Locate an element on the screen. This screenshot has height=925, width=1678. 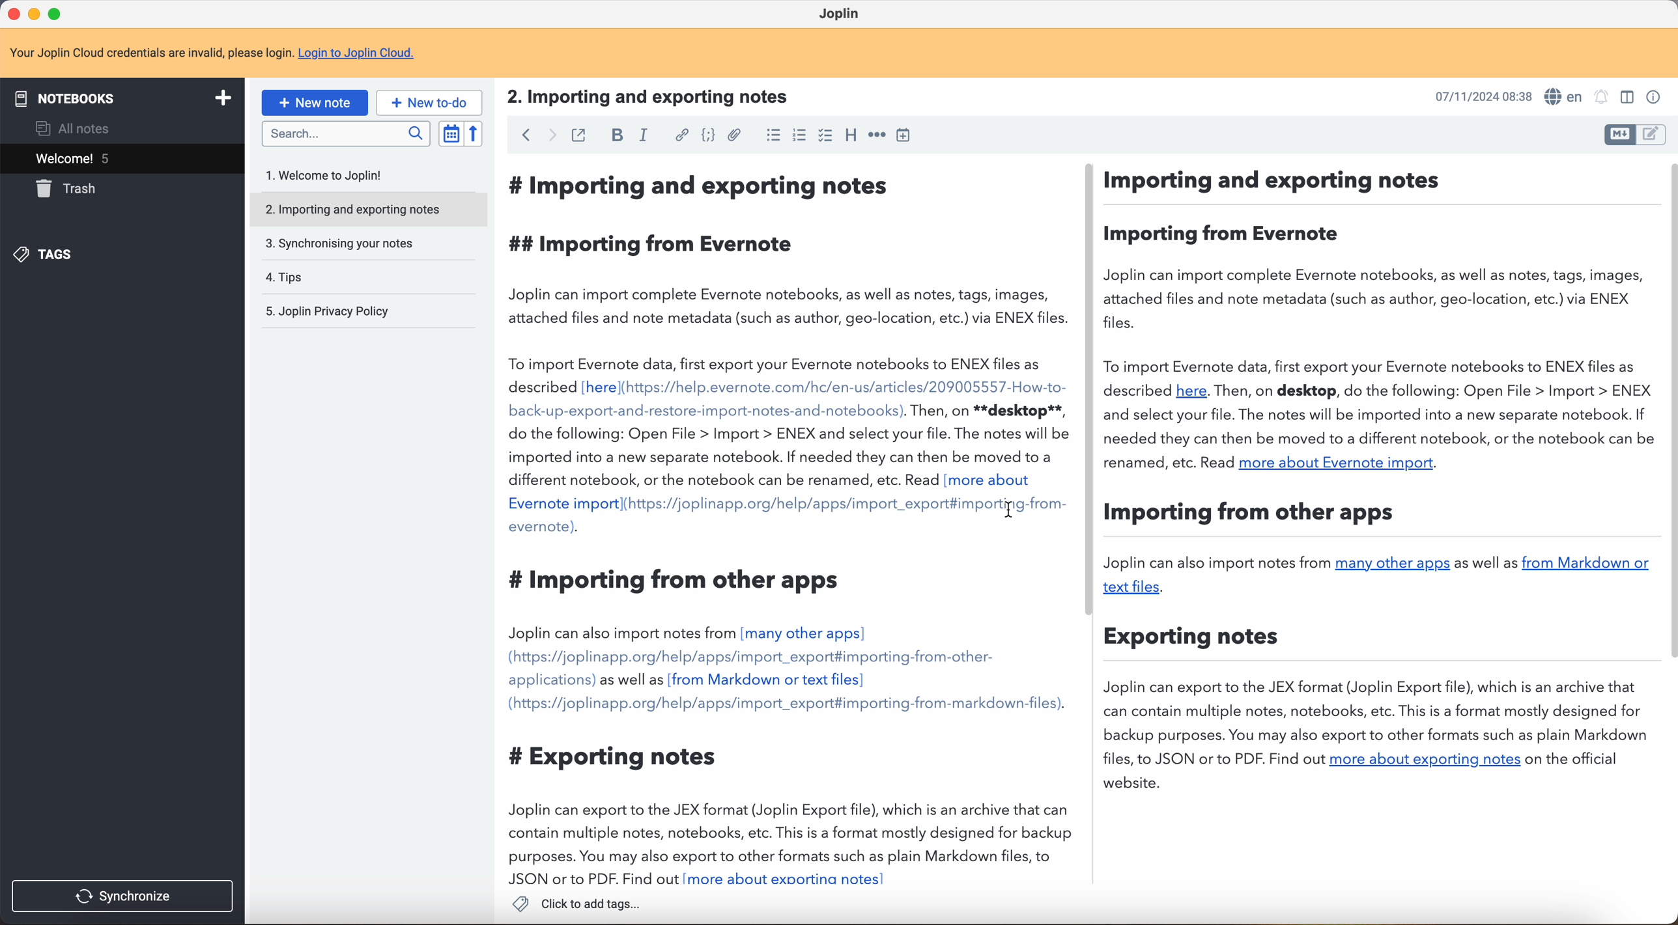
21/12/2024 21:23 is located at coordinates (1477, 96).